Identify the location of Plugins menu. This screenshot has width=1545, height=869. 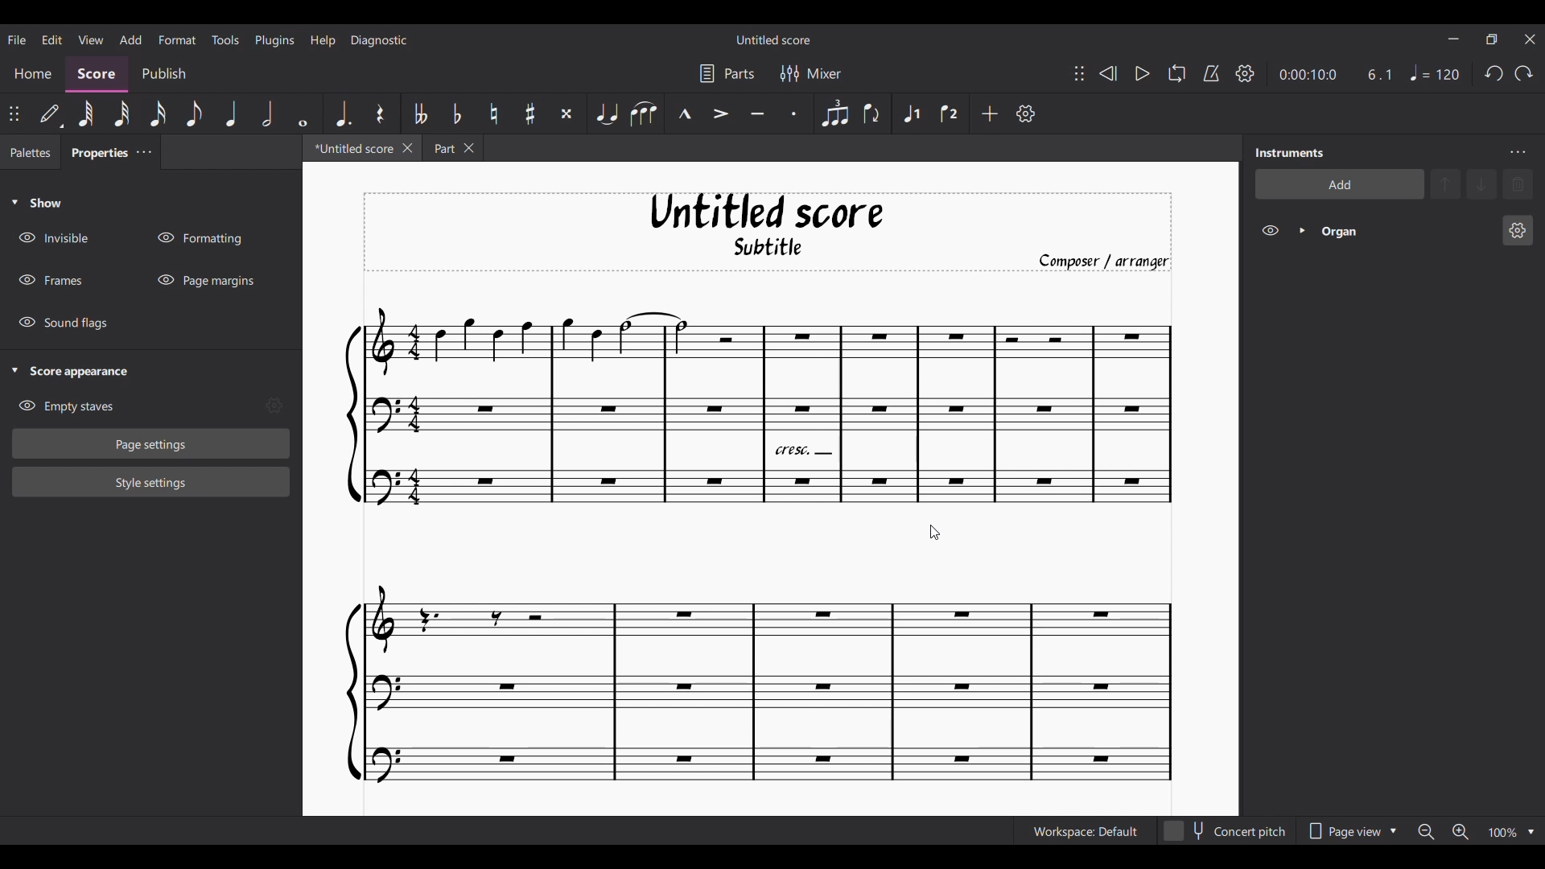
(275, 40).